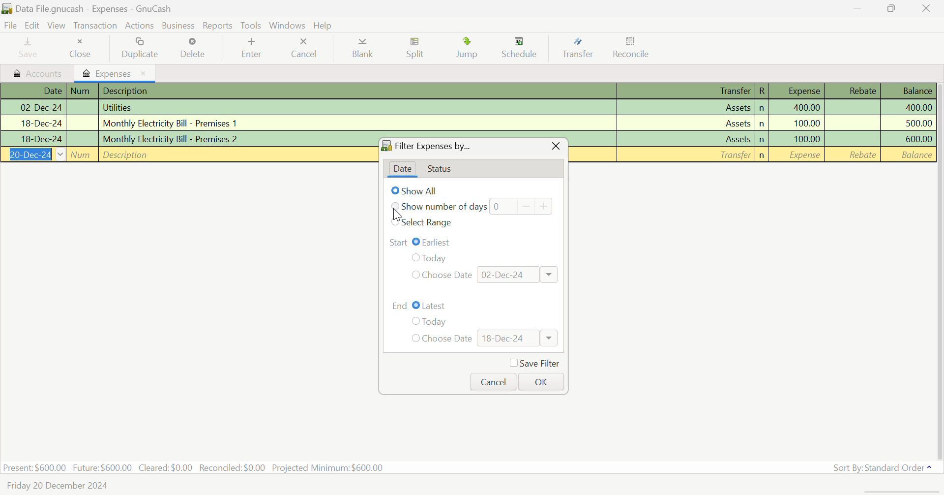  I want to click on n, so click(762, 156).